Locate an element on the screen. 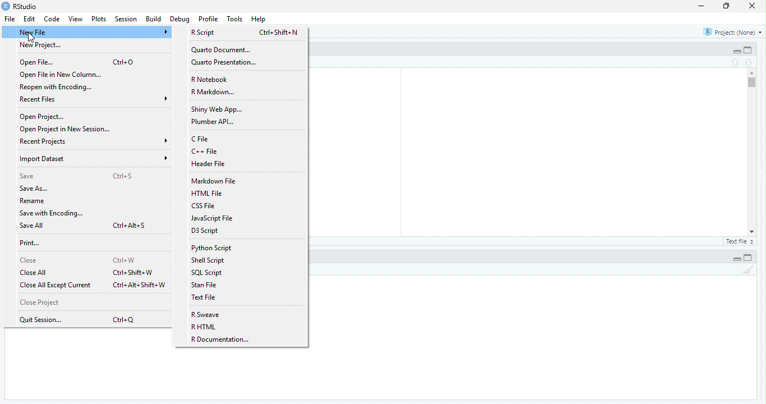 This screenshot has width=766, height=404. Recent Projects is located at coordinates (95, 141).